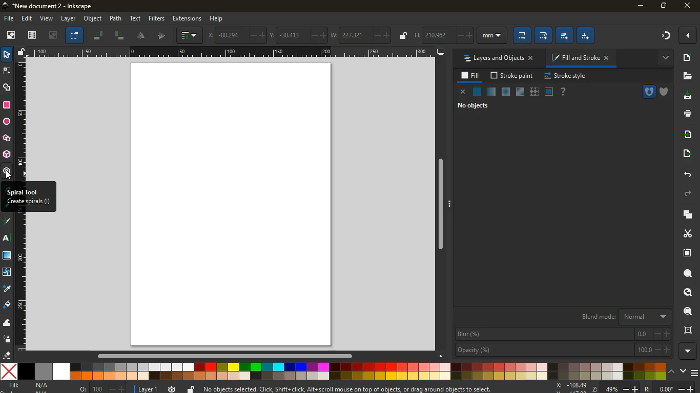 The image size is (700, 393). What do you see at coordinates (92, 18) in the screenshot?
I see `object` at bounding box center [92, 18].